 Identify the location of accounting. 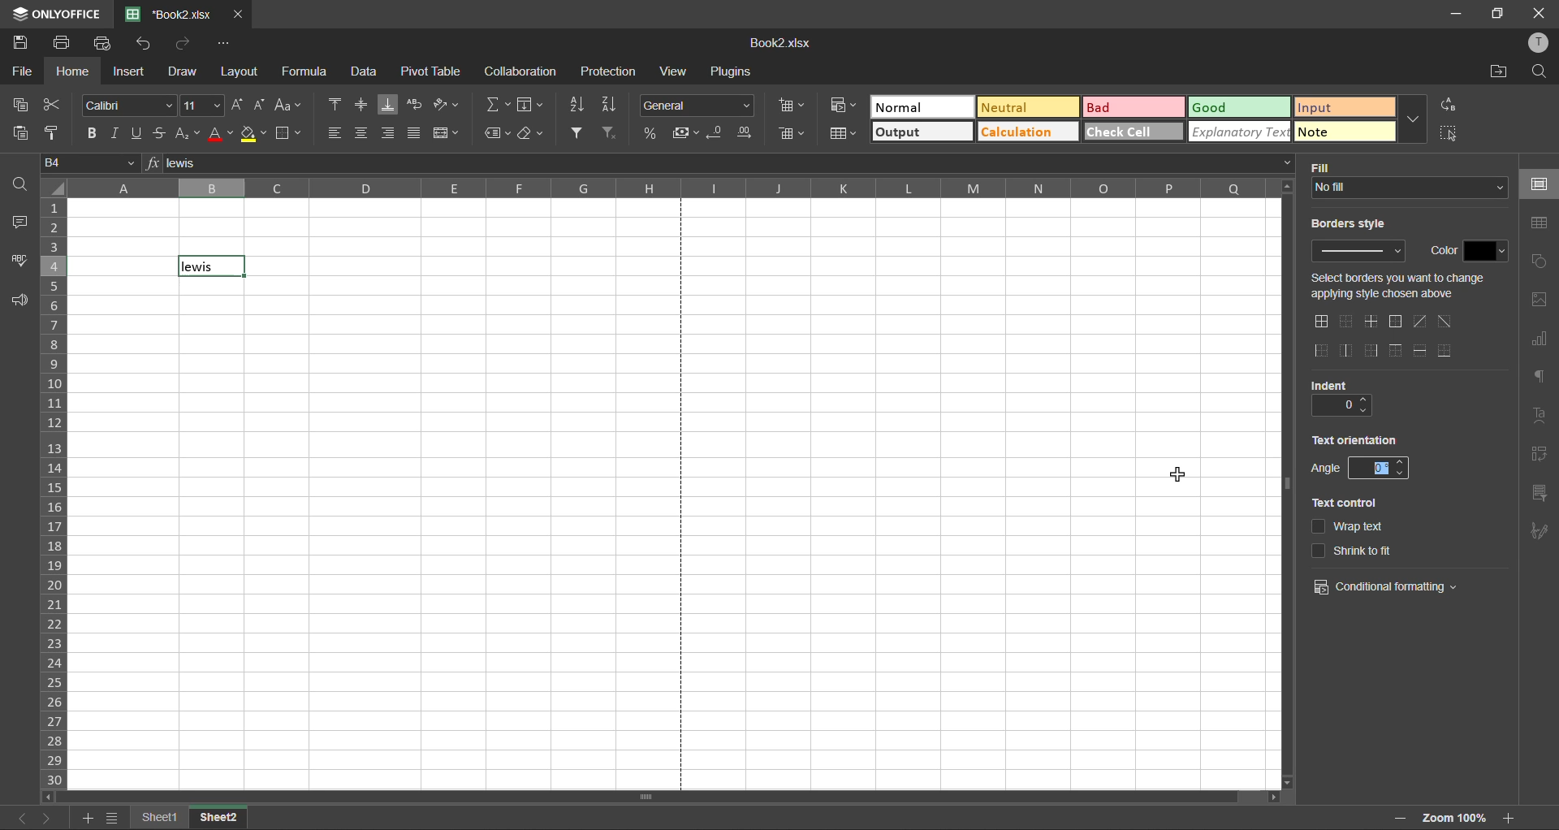
(683, 133).